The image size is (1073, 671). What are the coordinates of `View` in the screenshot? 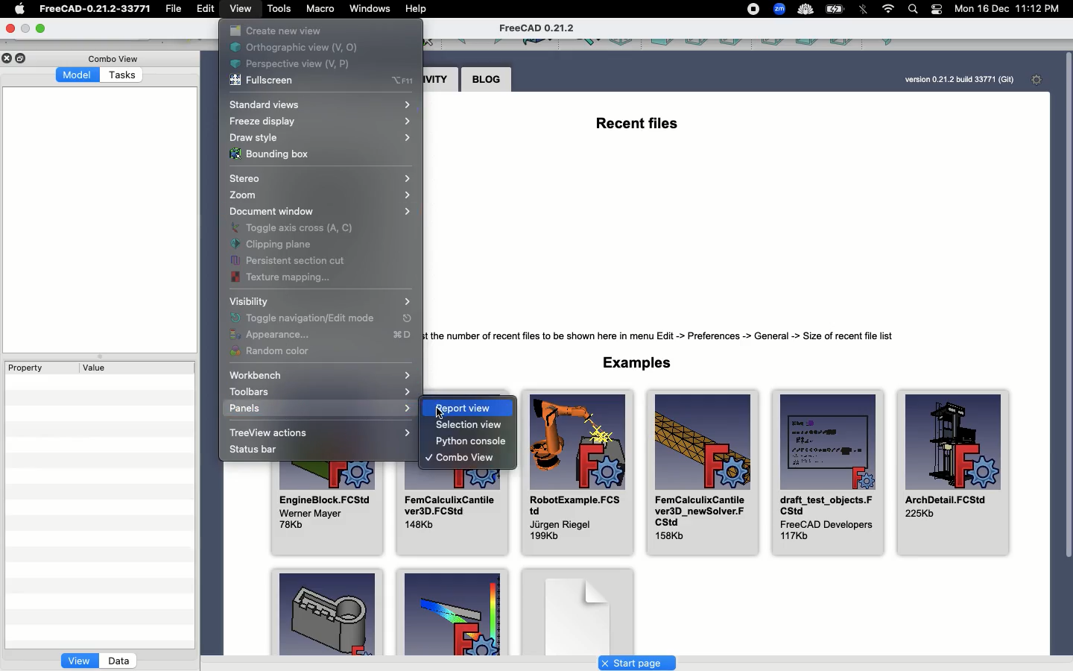 It's located at (243, 11).